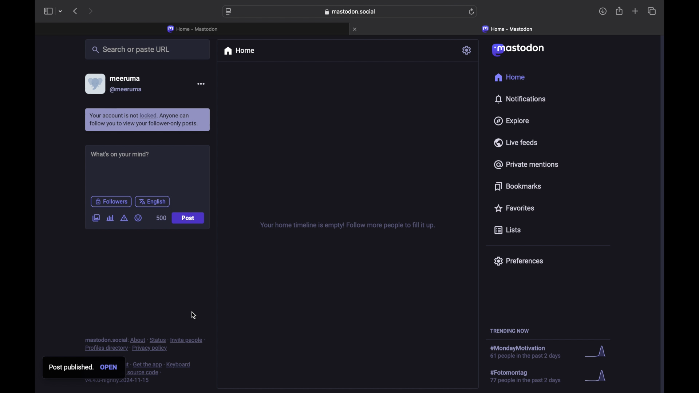  Describe the element at coordinates (240, 51) in the screenshot. I see `home` at that location.